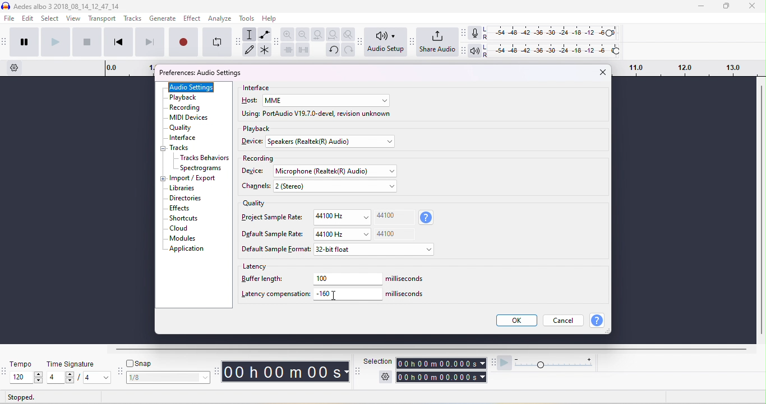 The image size is (766, 404). I want to click on R, so click(487, 55).